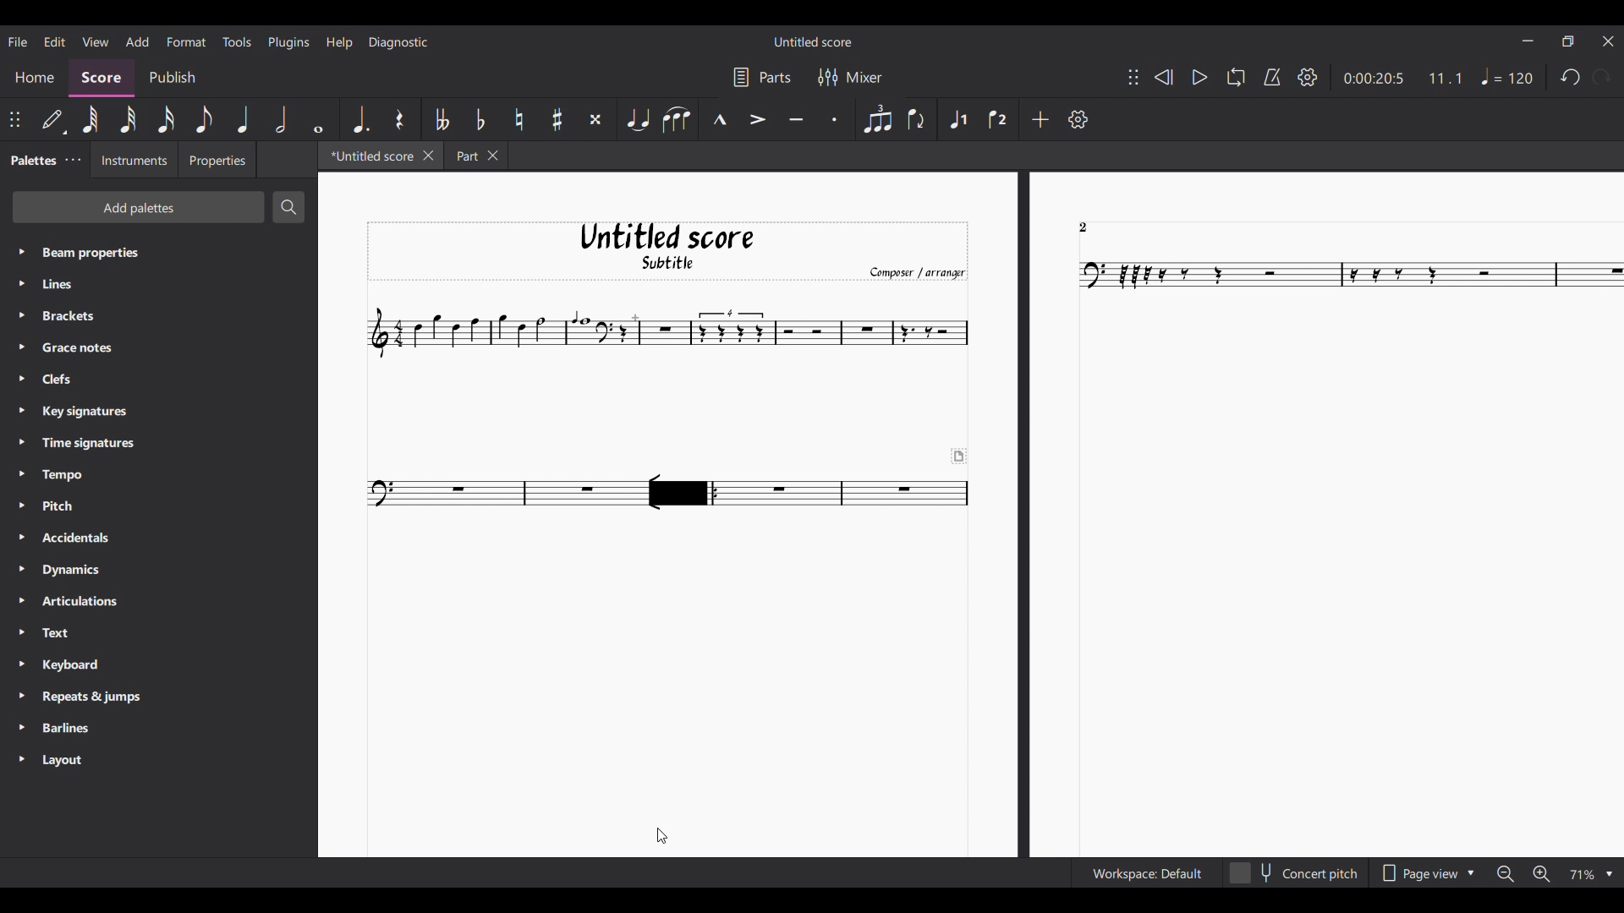 The width and height of the screenshot is (1624, 913). I want to click on Show in smaller tab, so click(1568, 41).